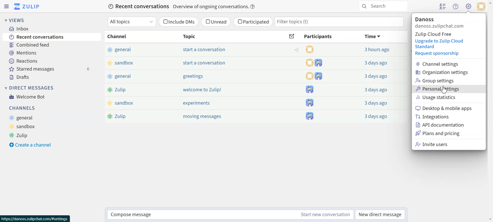 Image resolution: width=493 pixels, height=222 pixels. What do you see at coordinates (375, 63) in the screenshot?
I see `3 days ago` at bounding box center [375, 63].